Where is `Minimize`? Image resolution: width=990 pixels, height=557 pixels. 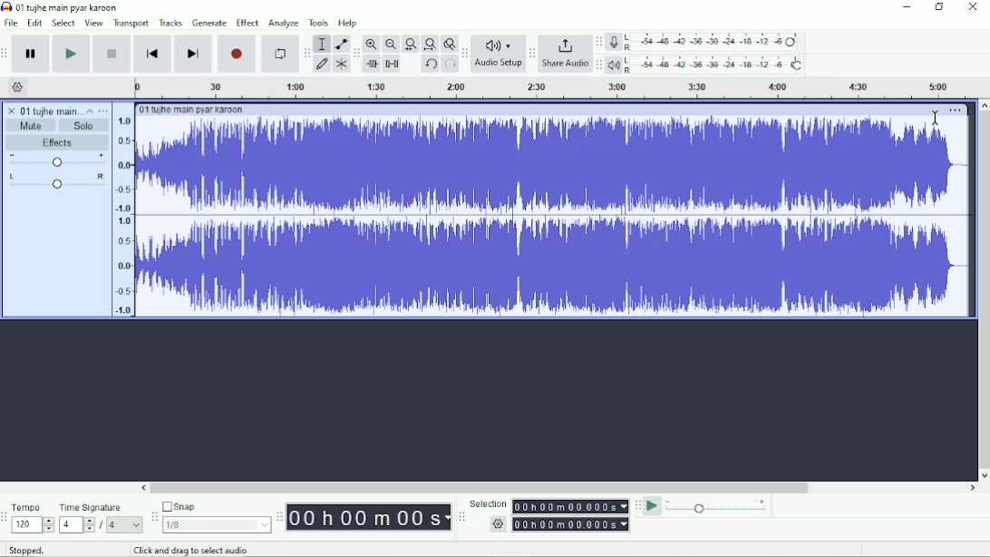 Minimize is located at coordinates (907, 6).